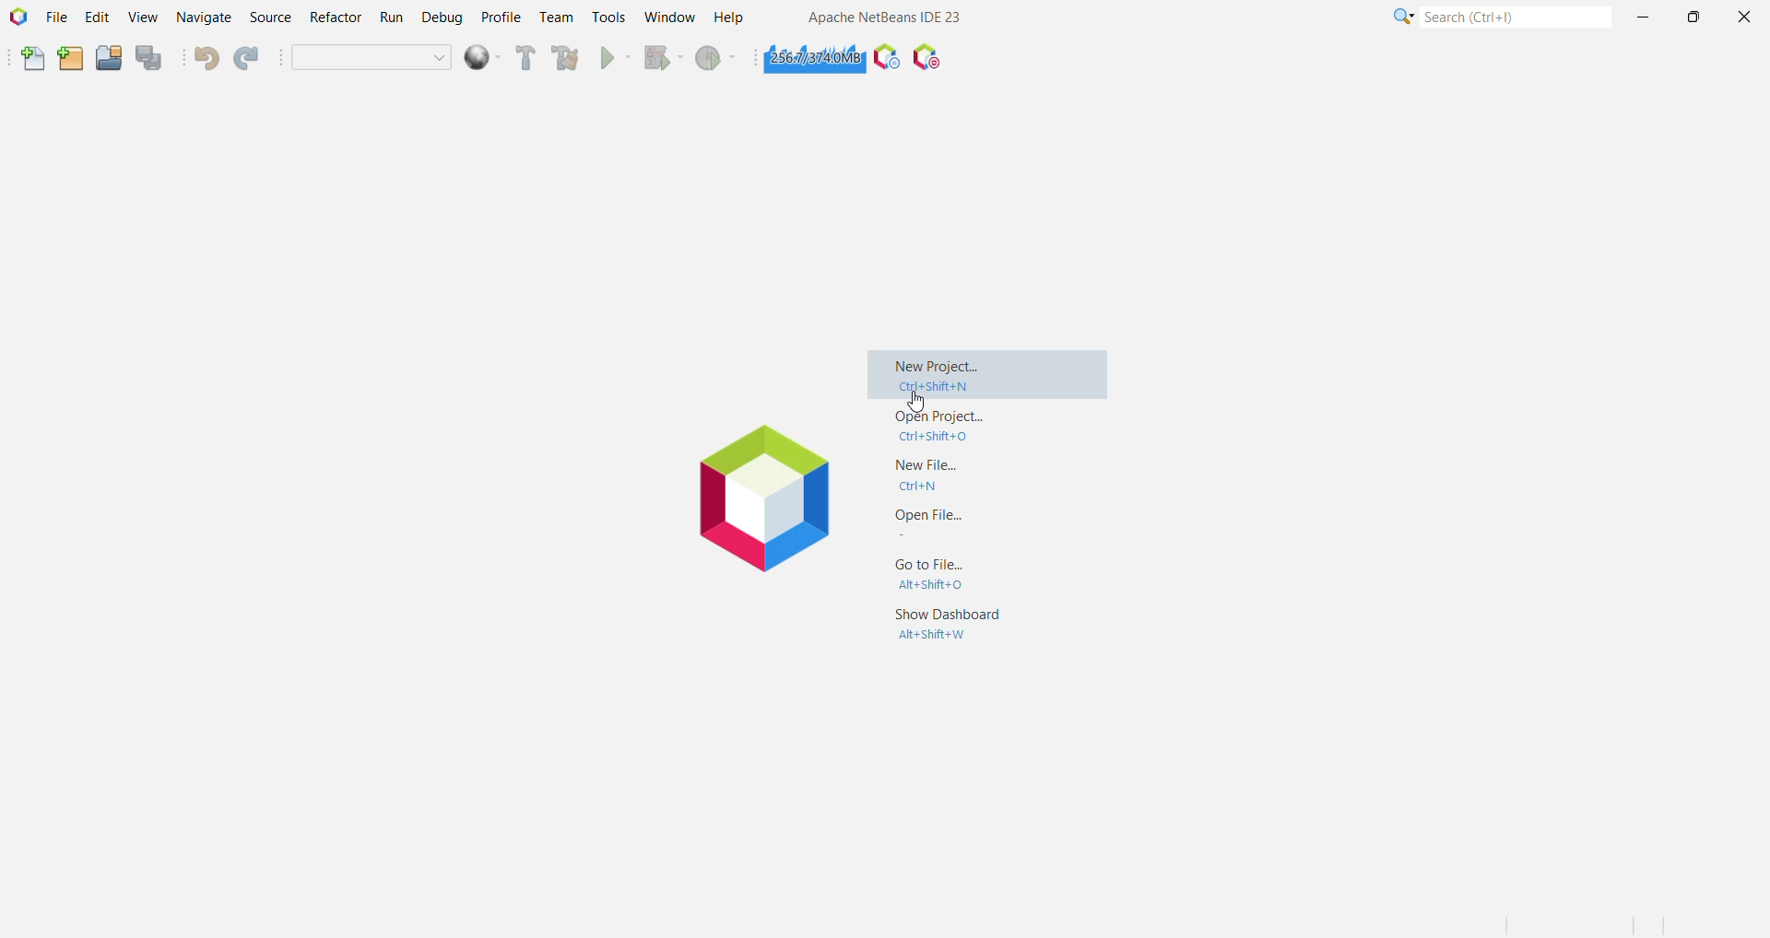 The width and height of the screenshot is (1770, 938). What do you see at coordinates (1743, 18) in the screenshot?
I see `Close` at bounding box center [1743, 18].